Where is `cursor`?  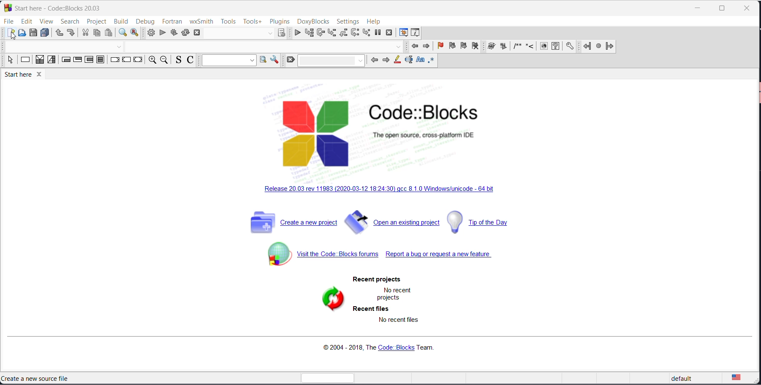
cursor is located at coordinates (11, 37).